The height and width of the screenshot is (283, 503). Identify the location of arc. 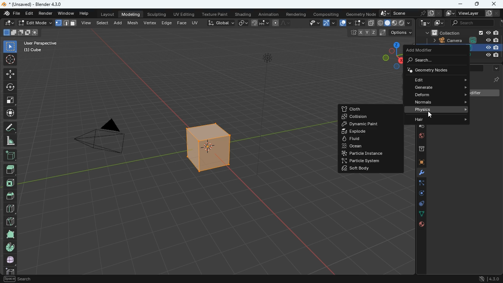
(328, 24).